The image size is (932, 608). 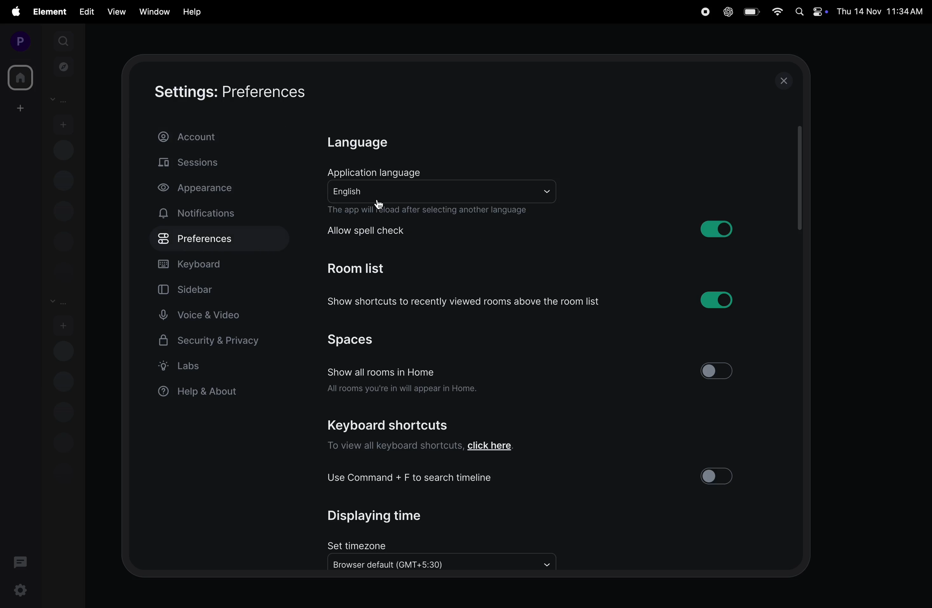 I want to click on to view all keyboard shortcuts, so click(x=392, y=448).